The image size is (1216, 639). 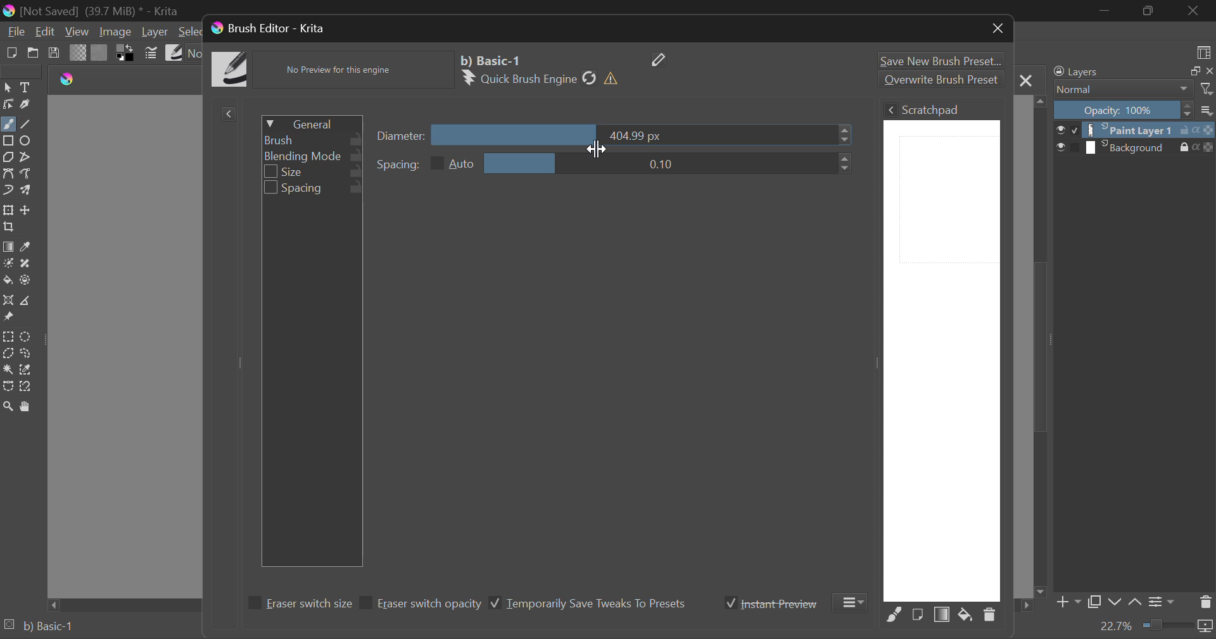 What do you see at coordinates (8, 281) in the screenshot?
I see `Fill` at bounding box center [8, 281].